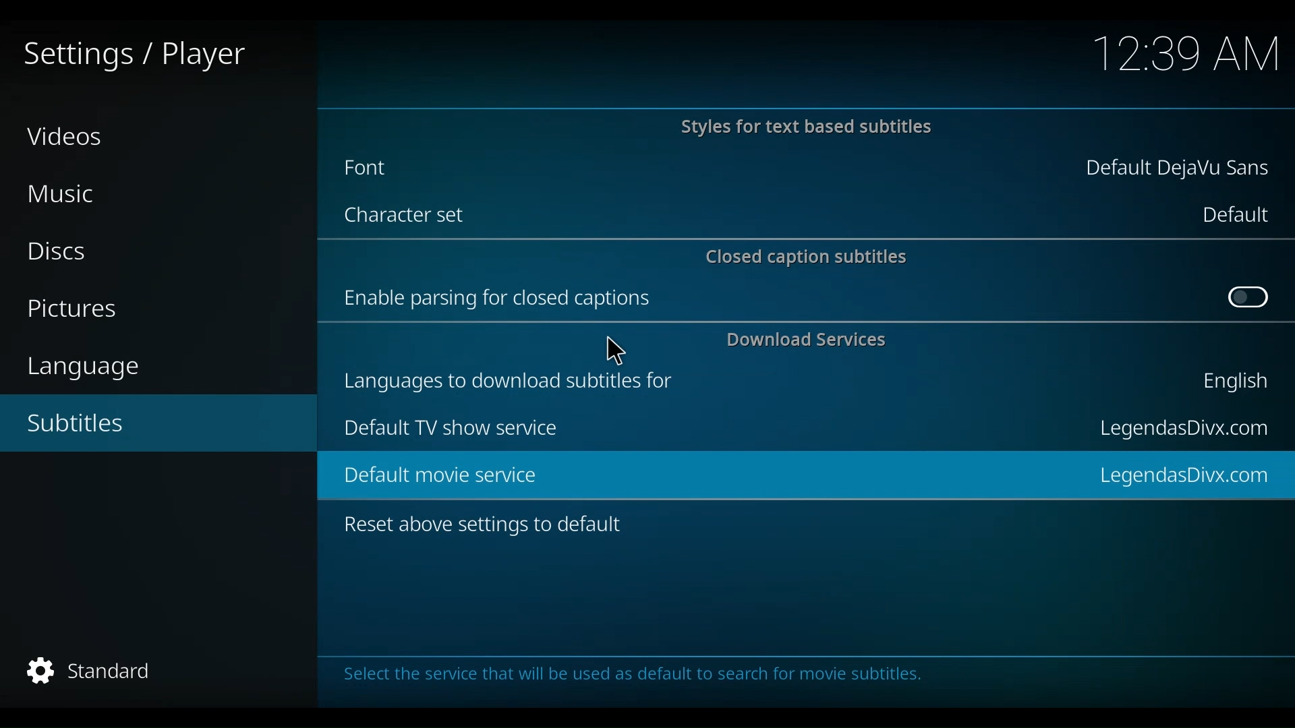  I want to click on Download Services, so click(810, 340).